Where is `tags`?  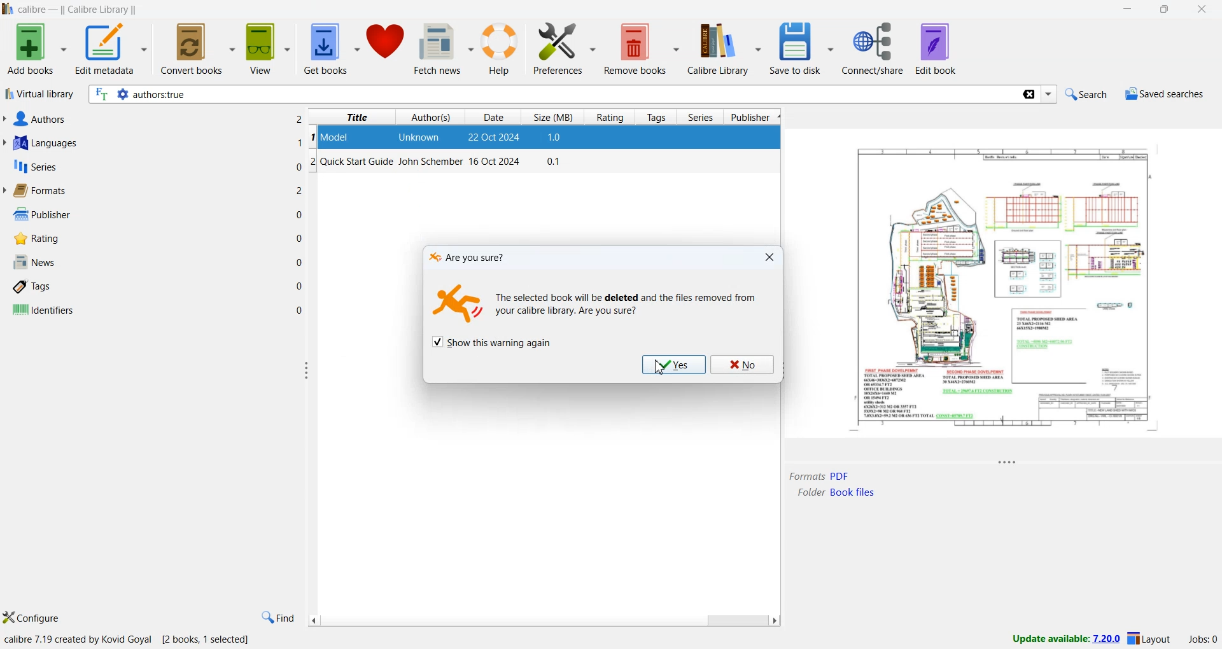 tags is located at coordinates (34, 288).